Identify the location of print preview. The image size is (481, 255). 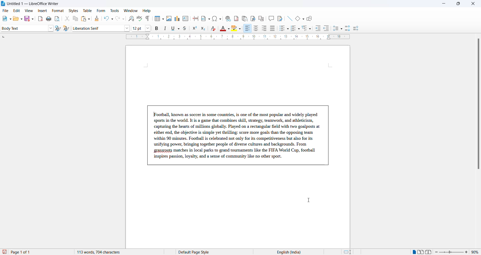
(57, 18).